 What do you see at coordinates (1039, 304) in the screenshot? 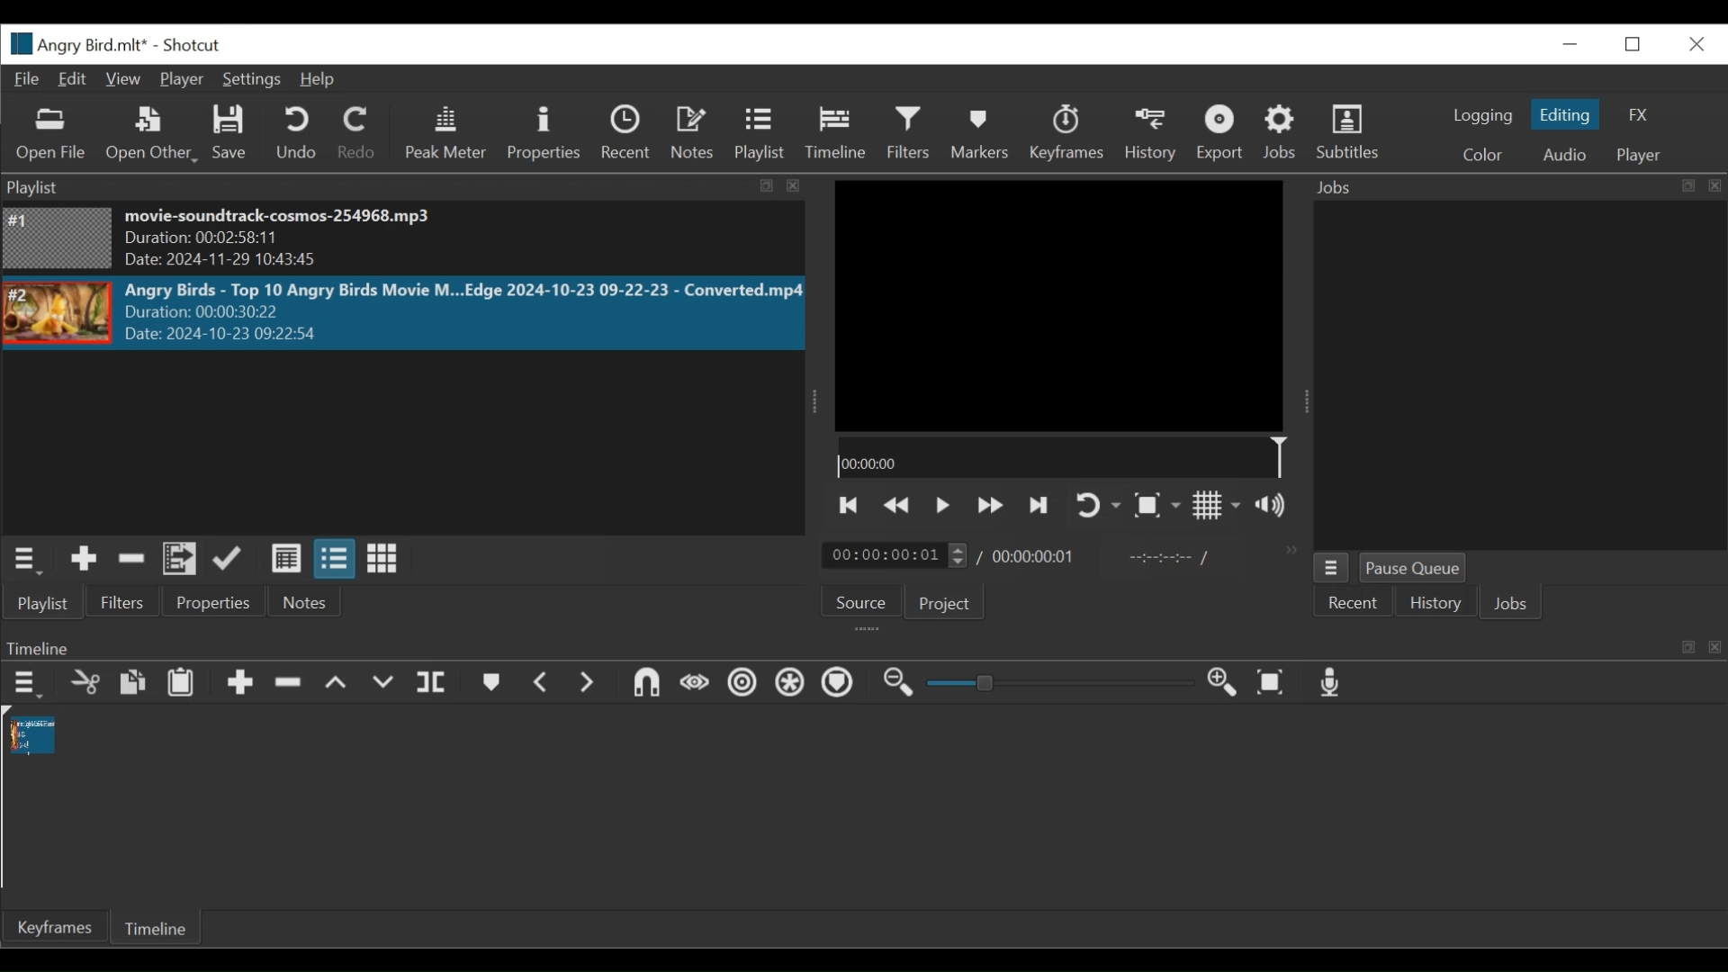
I see `Media Viewer` at bounding box center [1039, 304].